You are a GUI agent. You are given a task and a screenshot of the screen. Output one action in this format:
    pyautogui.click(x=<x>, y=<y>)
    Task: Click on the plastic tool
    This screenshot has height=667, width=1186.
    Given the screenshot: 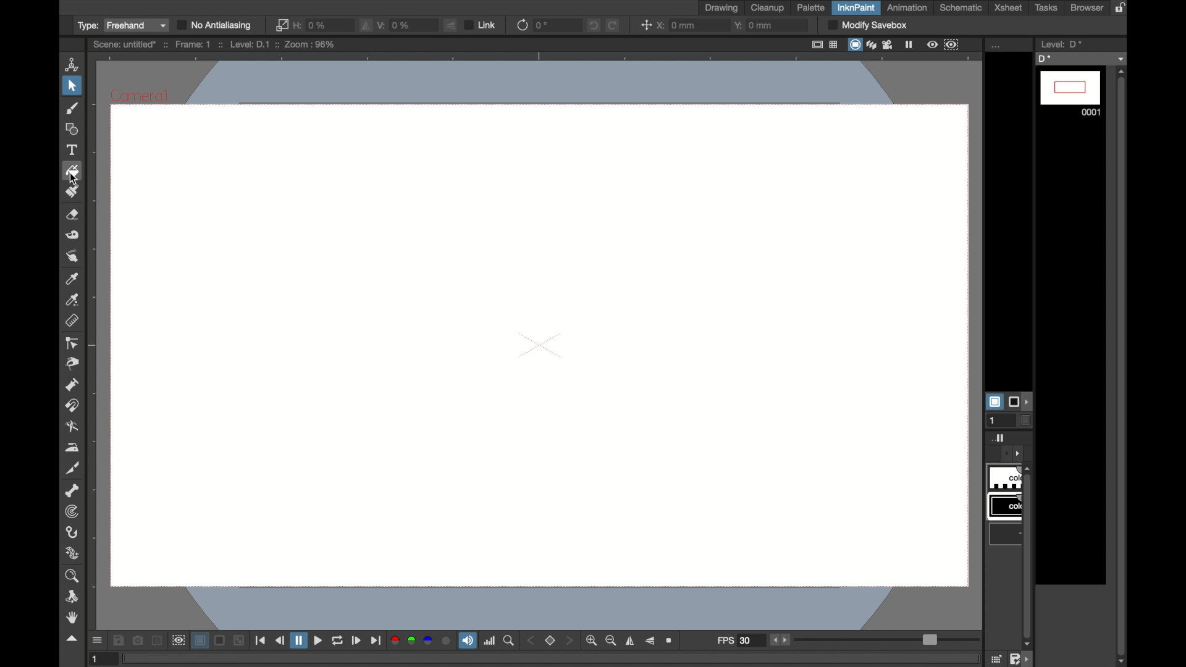 What is the action you would take?
    pyautogui.click(x=73, y=553)
    